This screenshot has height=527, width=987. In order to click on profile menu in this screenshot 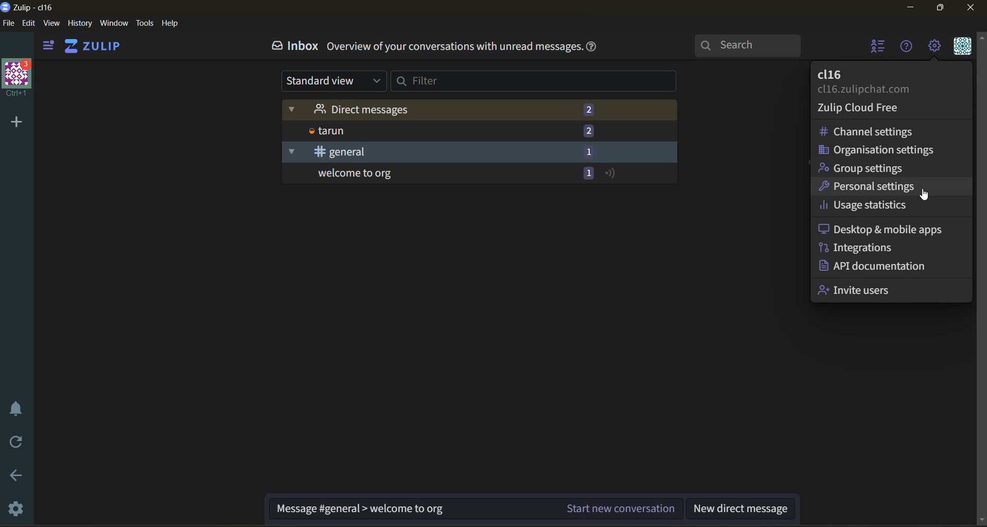, I will do `click(961, 46)`.